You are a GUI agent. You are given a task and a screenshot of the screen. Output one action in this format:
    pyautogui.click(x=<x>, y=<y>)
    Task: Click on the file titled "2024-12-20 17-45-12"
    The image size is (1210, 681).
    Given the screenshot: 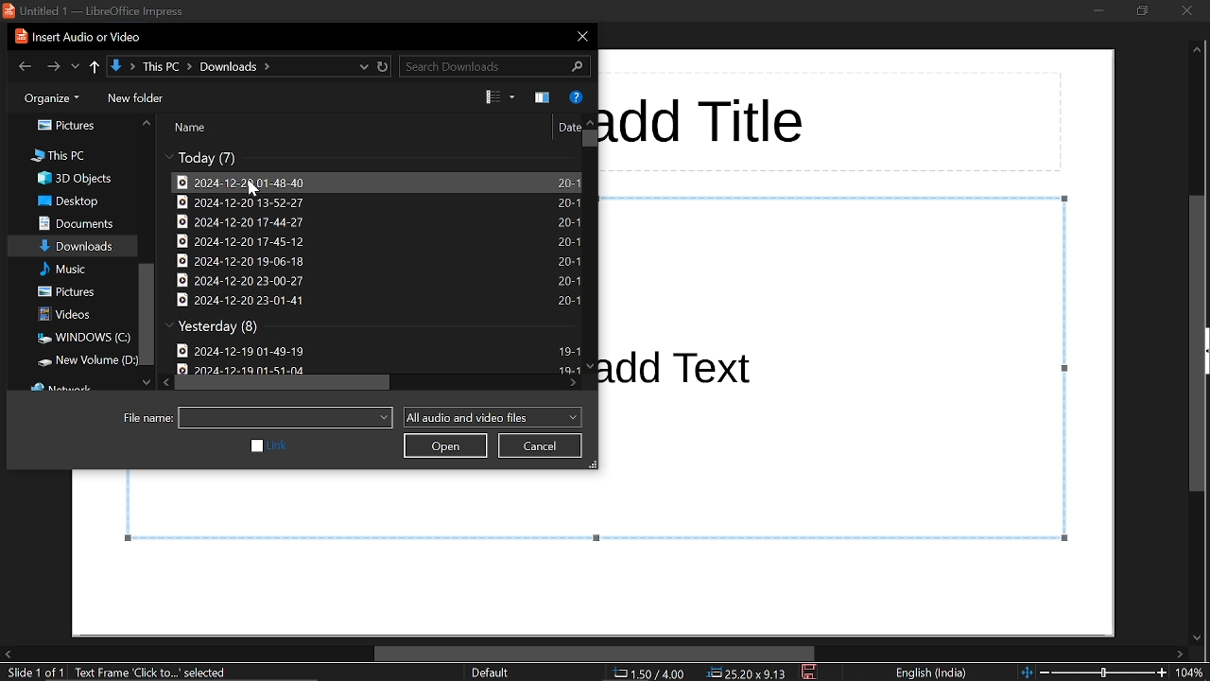 What is the action you would take?
    pyautogui.click(x=373, y=242)
    